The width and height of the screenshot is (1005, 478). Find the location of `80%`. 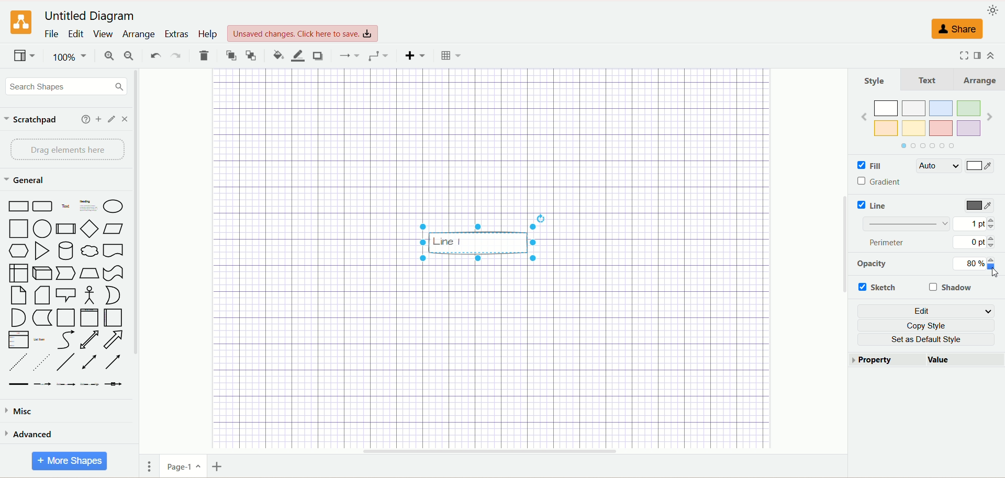

80% is located at coordinates (976, 265).